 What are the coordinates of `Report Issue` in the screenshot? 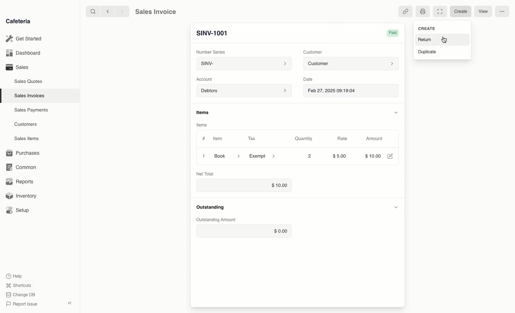 It's located at (23, 303).